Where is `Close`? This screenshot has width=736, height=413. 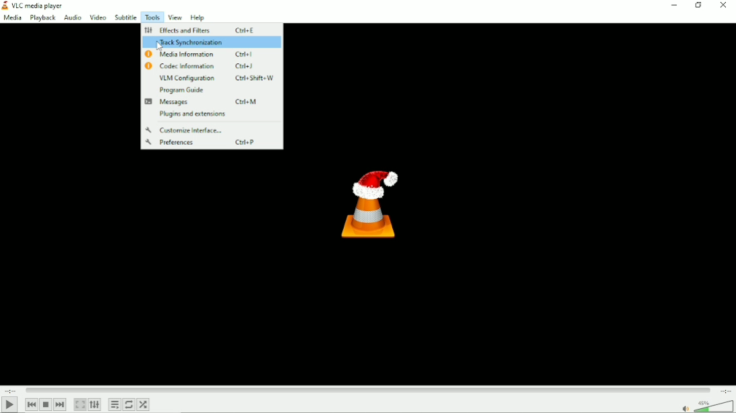 Close is located at coordinates (722, 5).